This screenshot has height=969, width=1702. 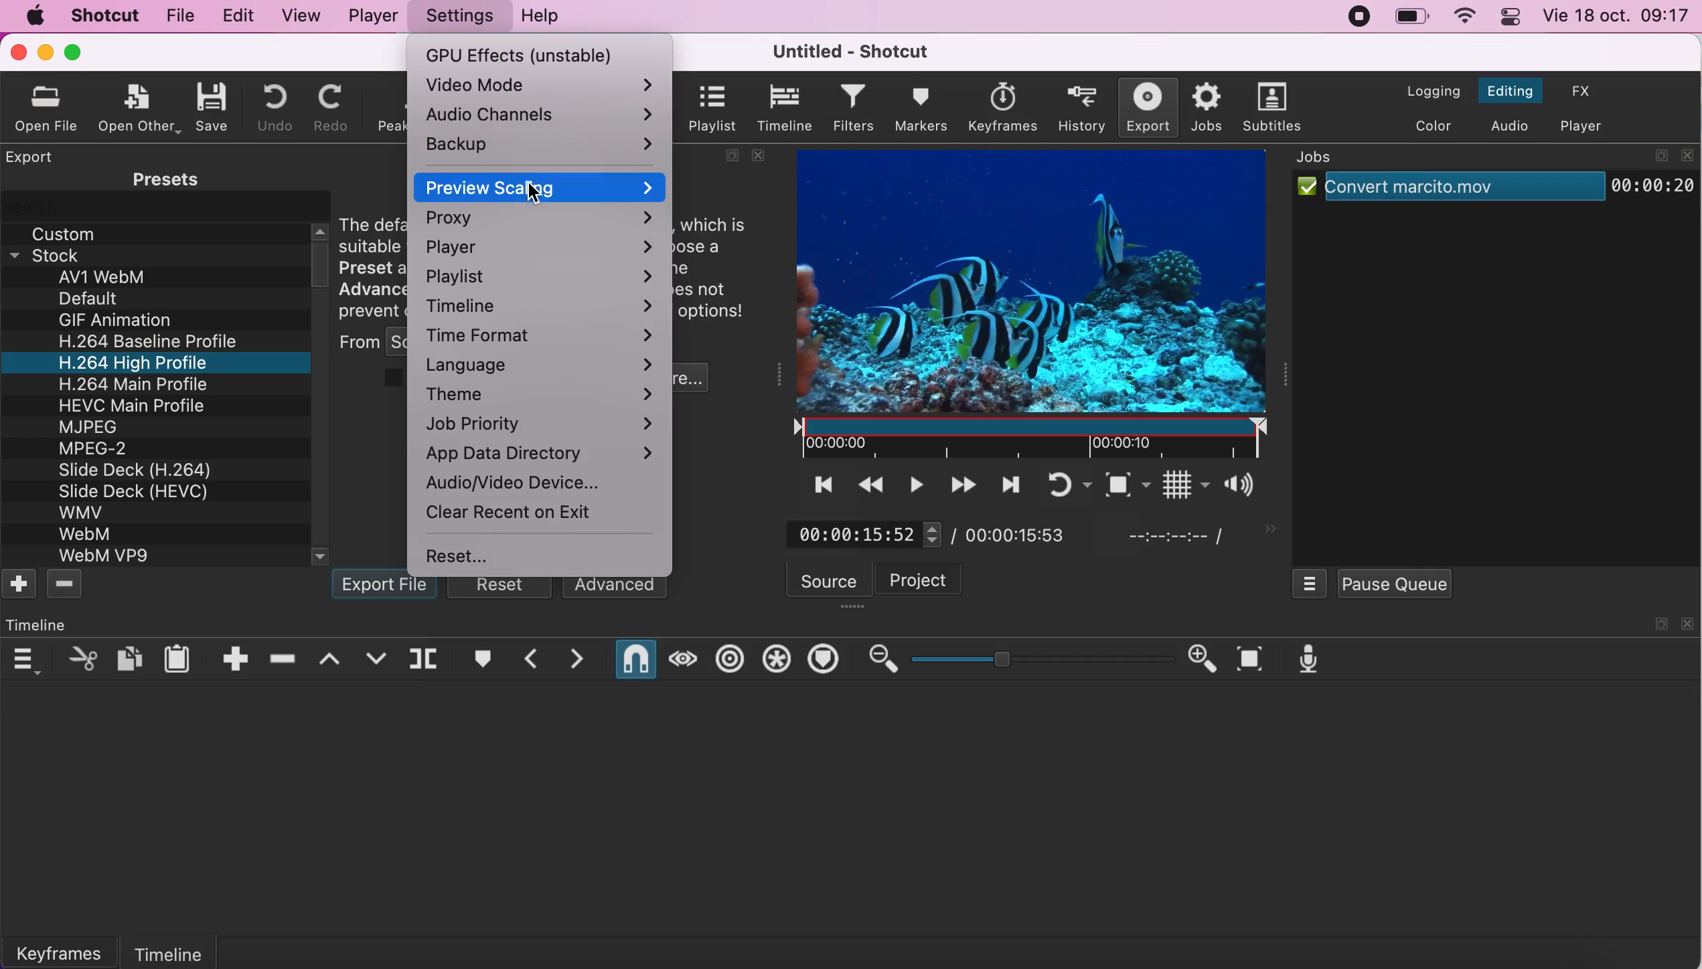 I want to click on settings, so click(x=457, y=17).